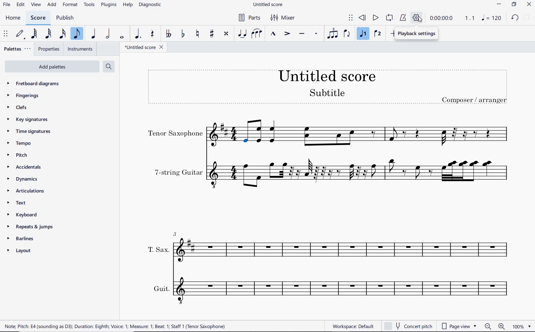  What do you see at coordinates (12, 18) in the screenshot?
I see `HOME` at bounding box center [12, 18].